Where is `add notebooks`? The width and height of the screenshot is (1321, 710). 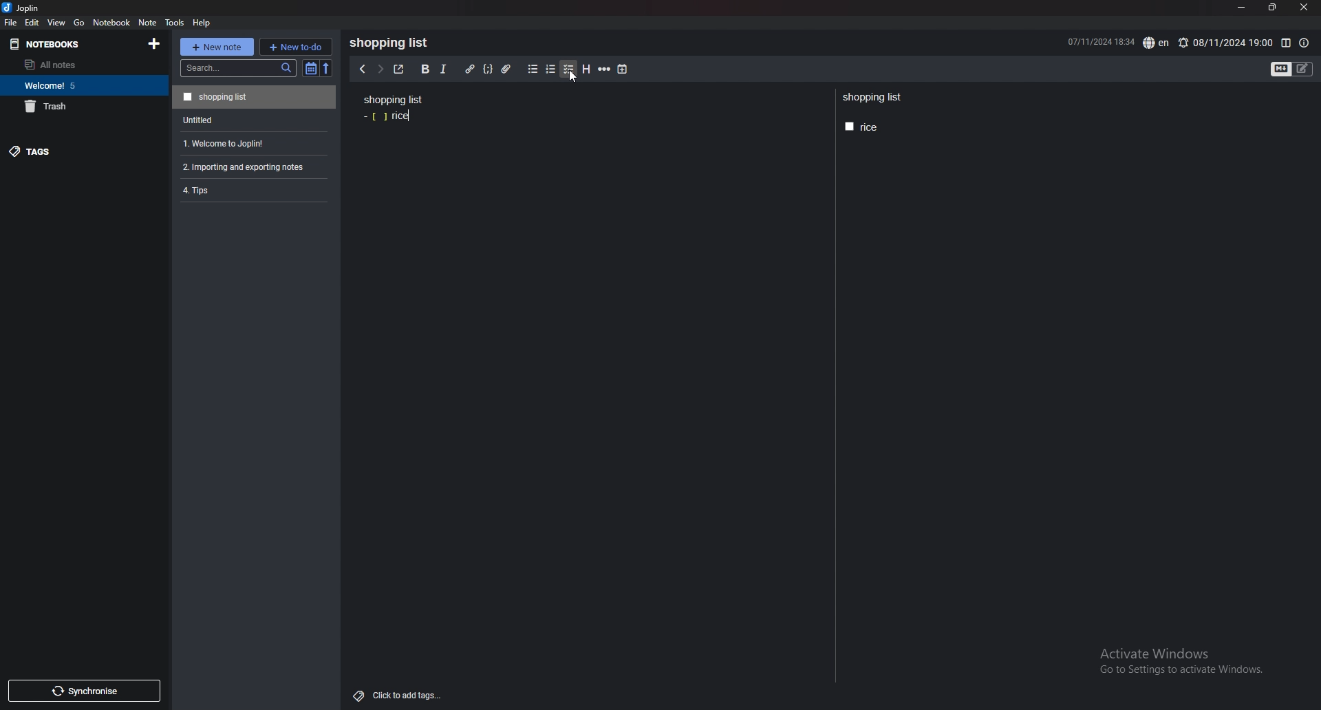
add notebooks is located at coordinates (155, 43).